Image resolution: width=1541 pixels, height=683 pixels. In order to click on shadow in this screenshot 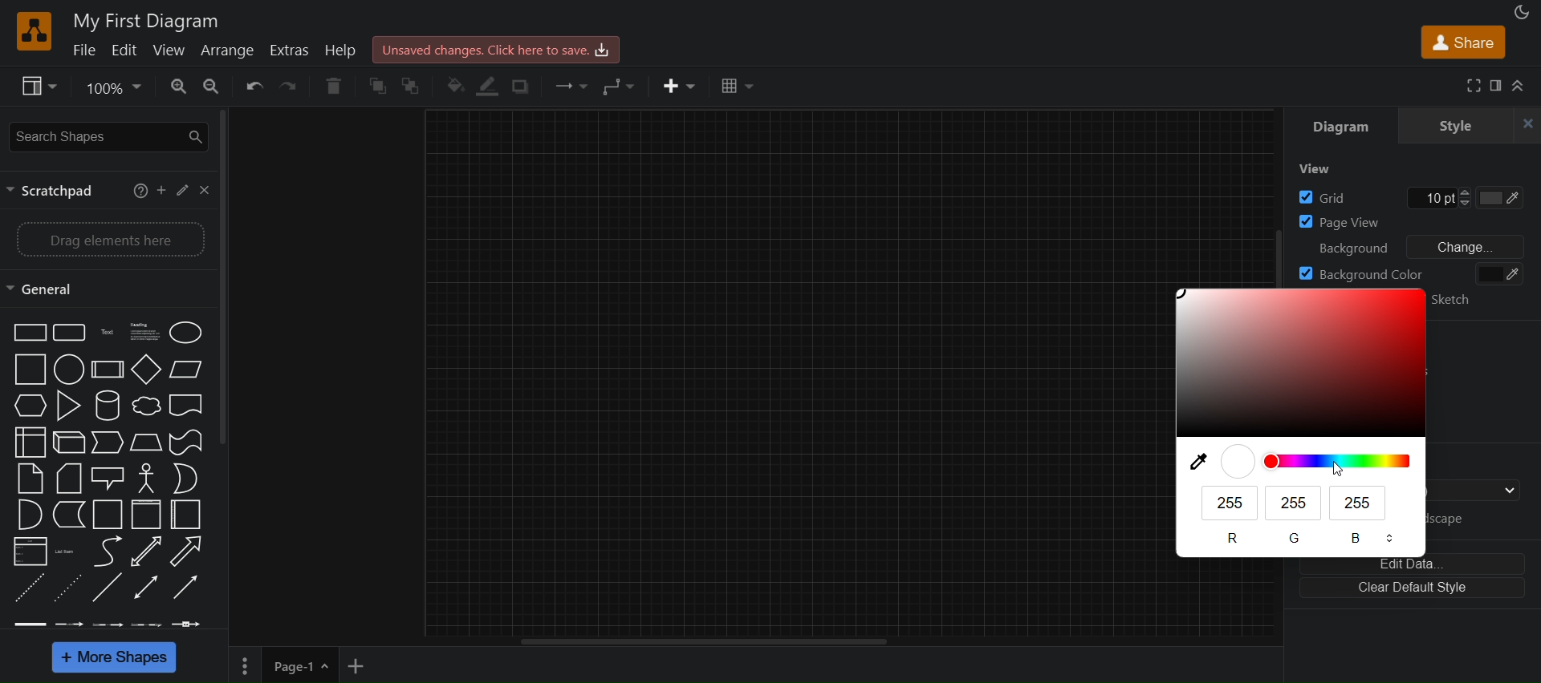, I will do `click(526, 88)`.